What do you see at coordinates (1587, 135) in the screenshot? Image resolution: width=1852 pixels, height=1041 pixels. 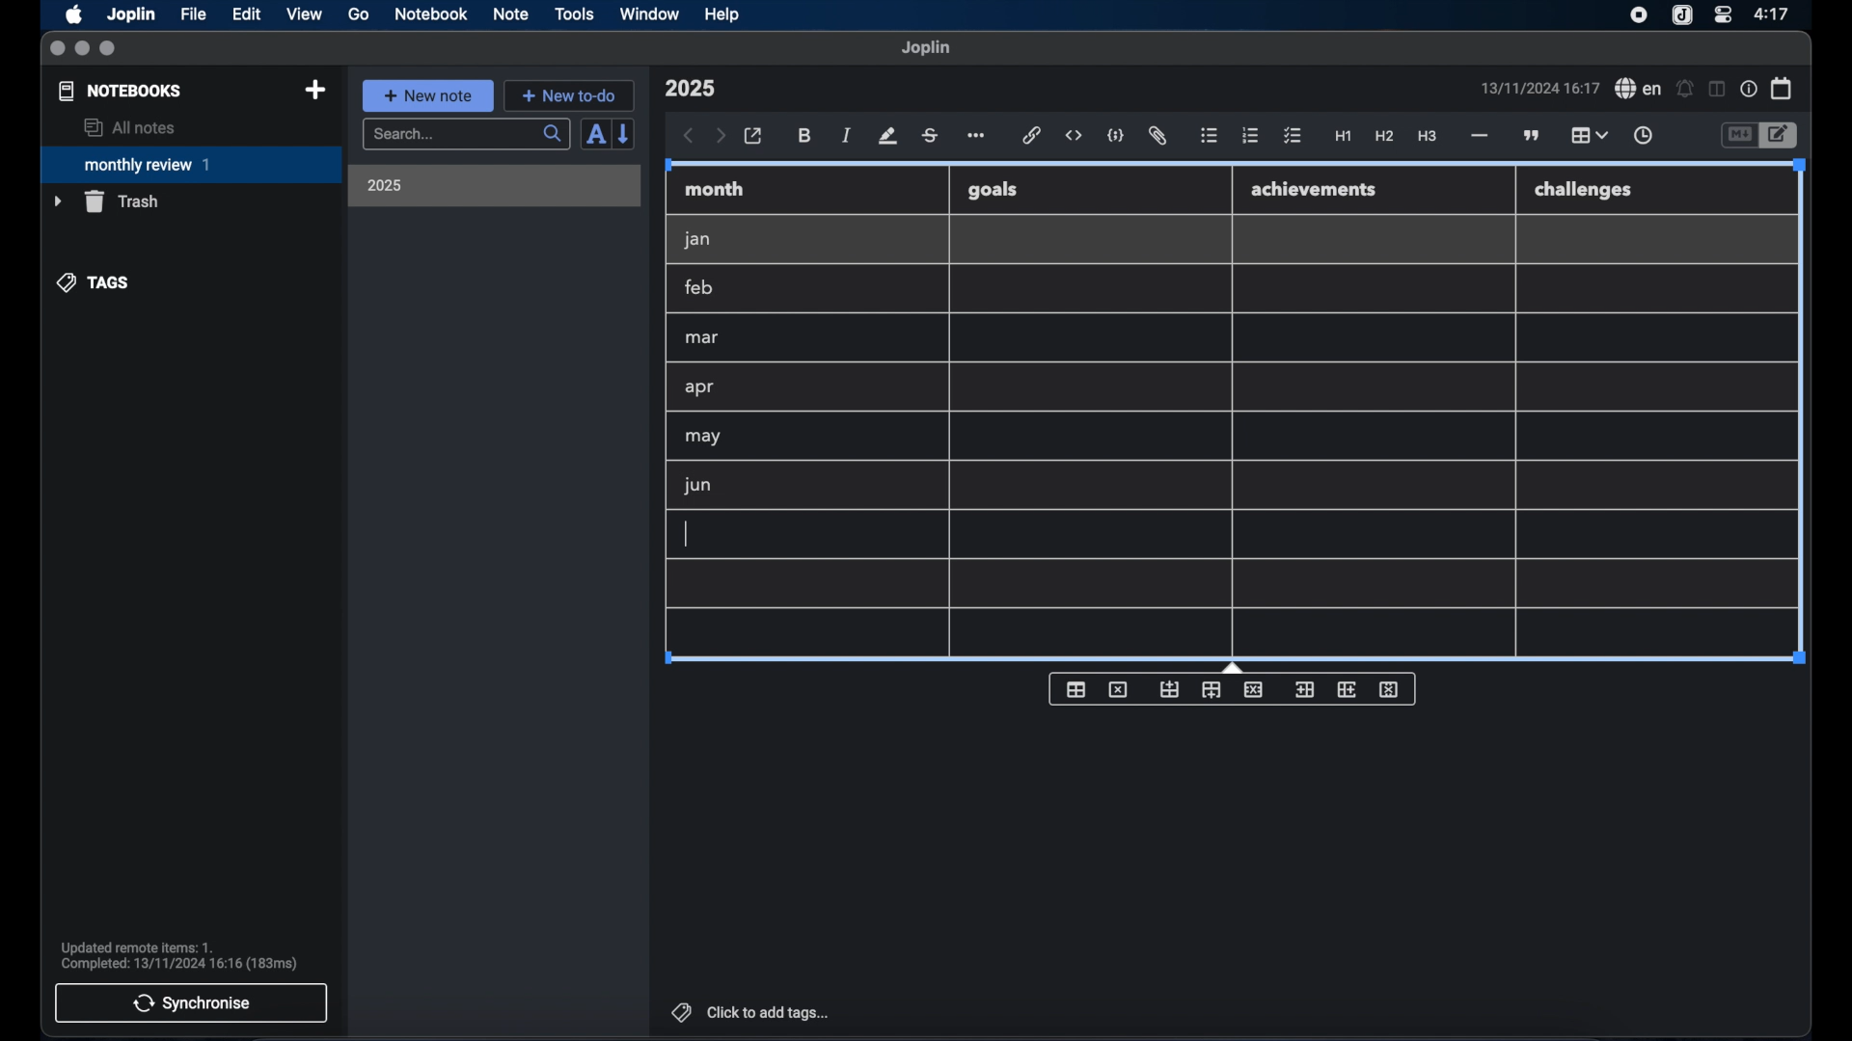 I see `table highlighted` at bounding box center [1587, 135].